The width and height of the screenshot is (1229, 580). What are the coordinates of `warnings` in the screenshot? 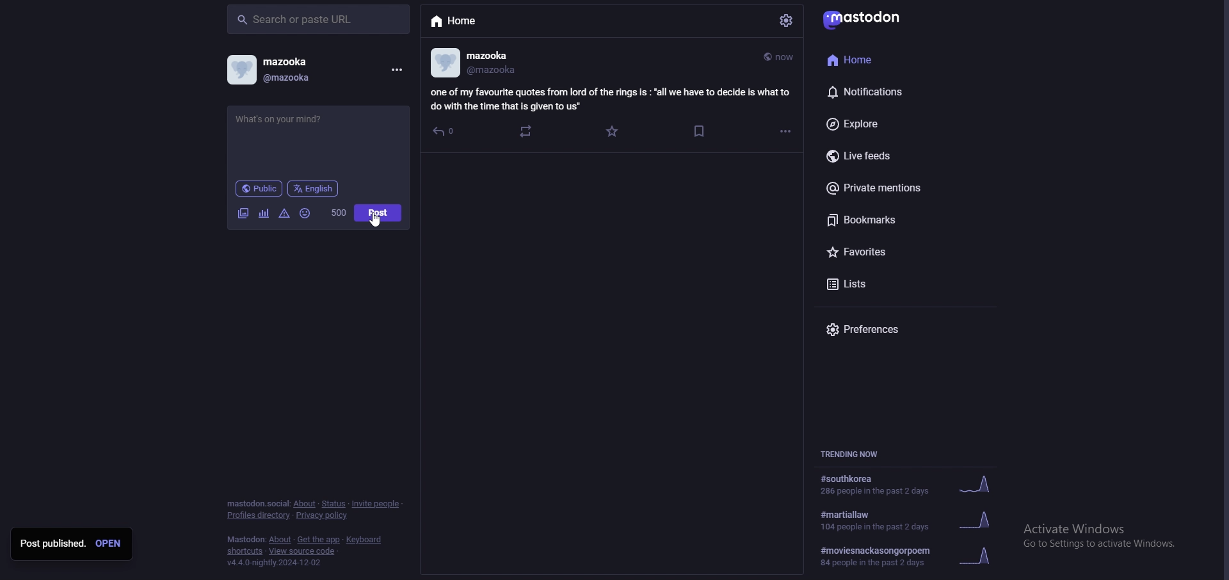 It's located at (284, 214).